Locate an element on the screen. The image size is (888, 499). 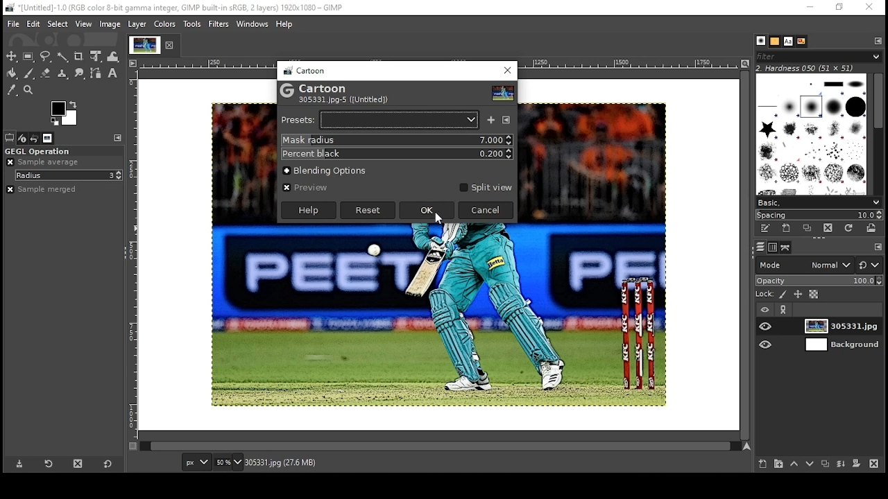
lock pixels is located at coordinates (783, 295).